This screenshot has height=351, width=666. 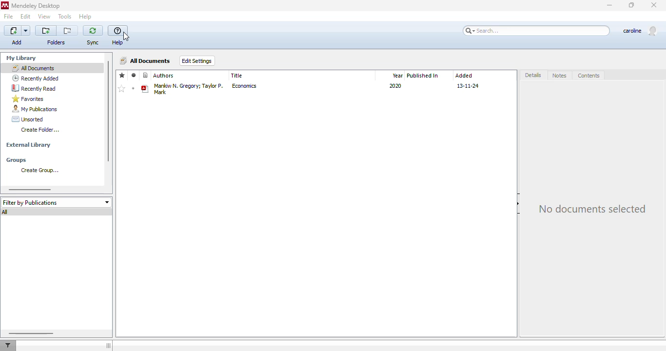 I want to click on mark as favorites, so click(x=121, y=89).